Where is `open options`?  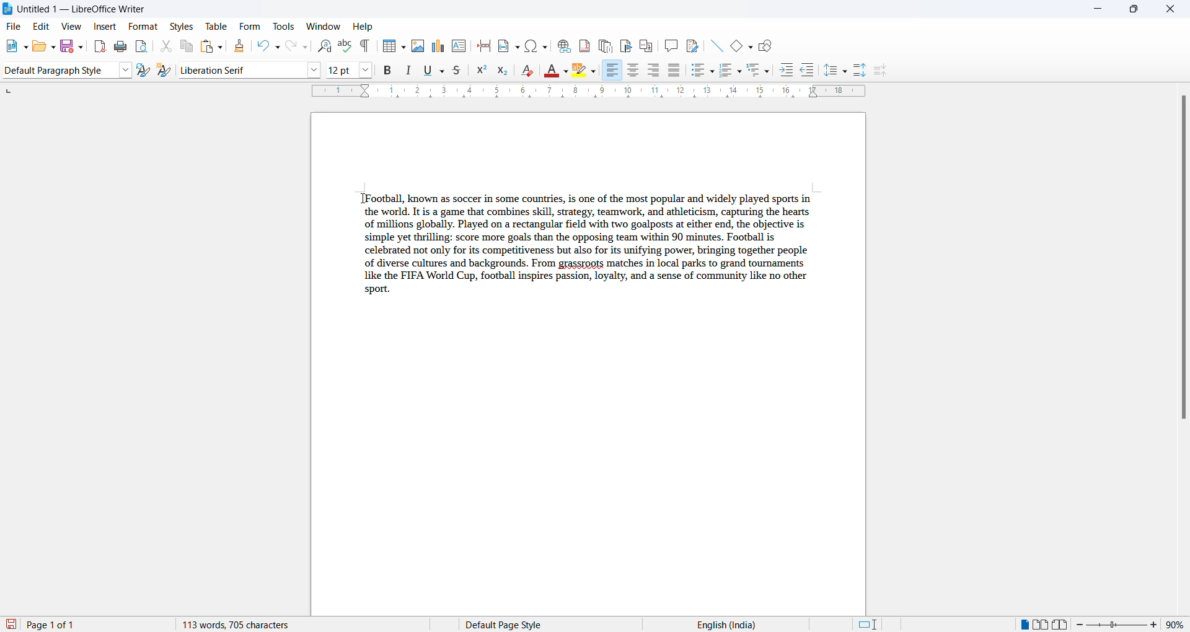
open options is located at coordinates (50, 46).